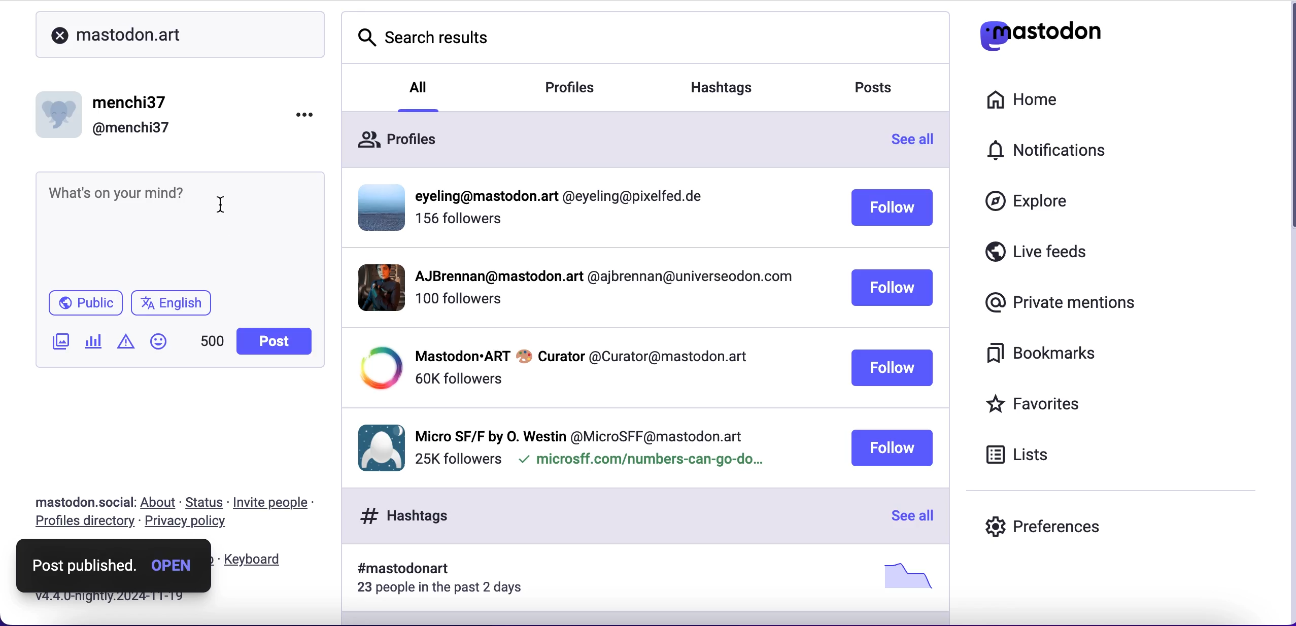 This screenshot has width=1296, height=626. Describe the element at coordinates (1060, 403) in the screenshot. I see `favorites` at that location.